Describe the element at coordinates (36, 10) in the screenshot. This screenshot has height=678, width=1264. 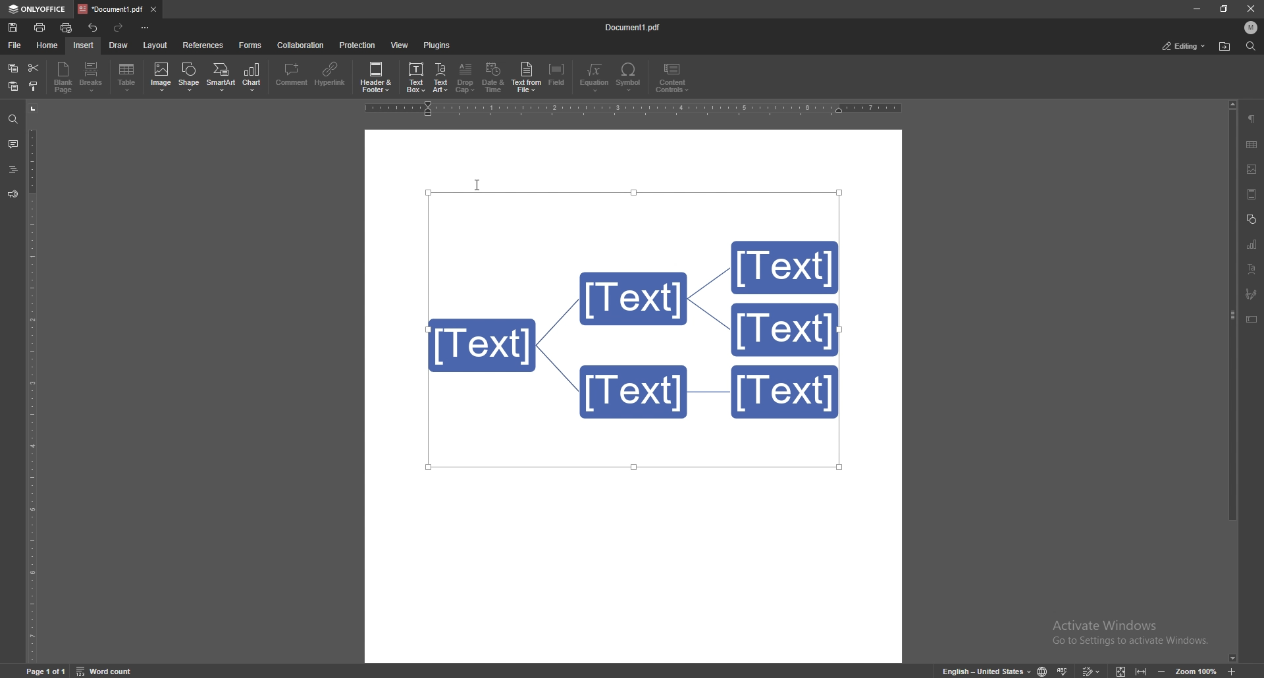
I see `onlyoffice` at that location.